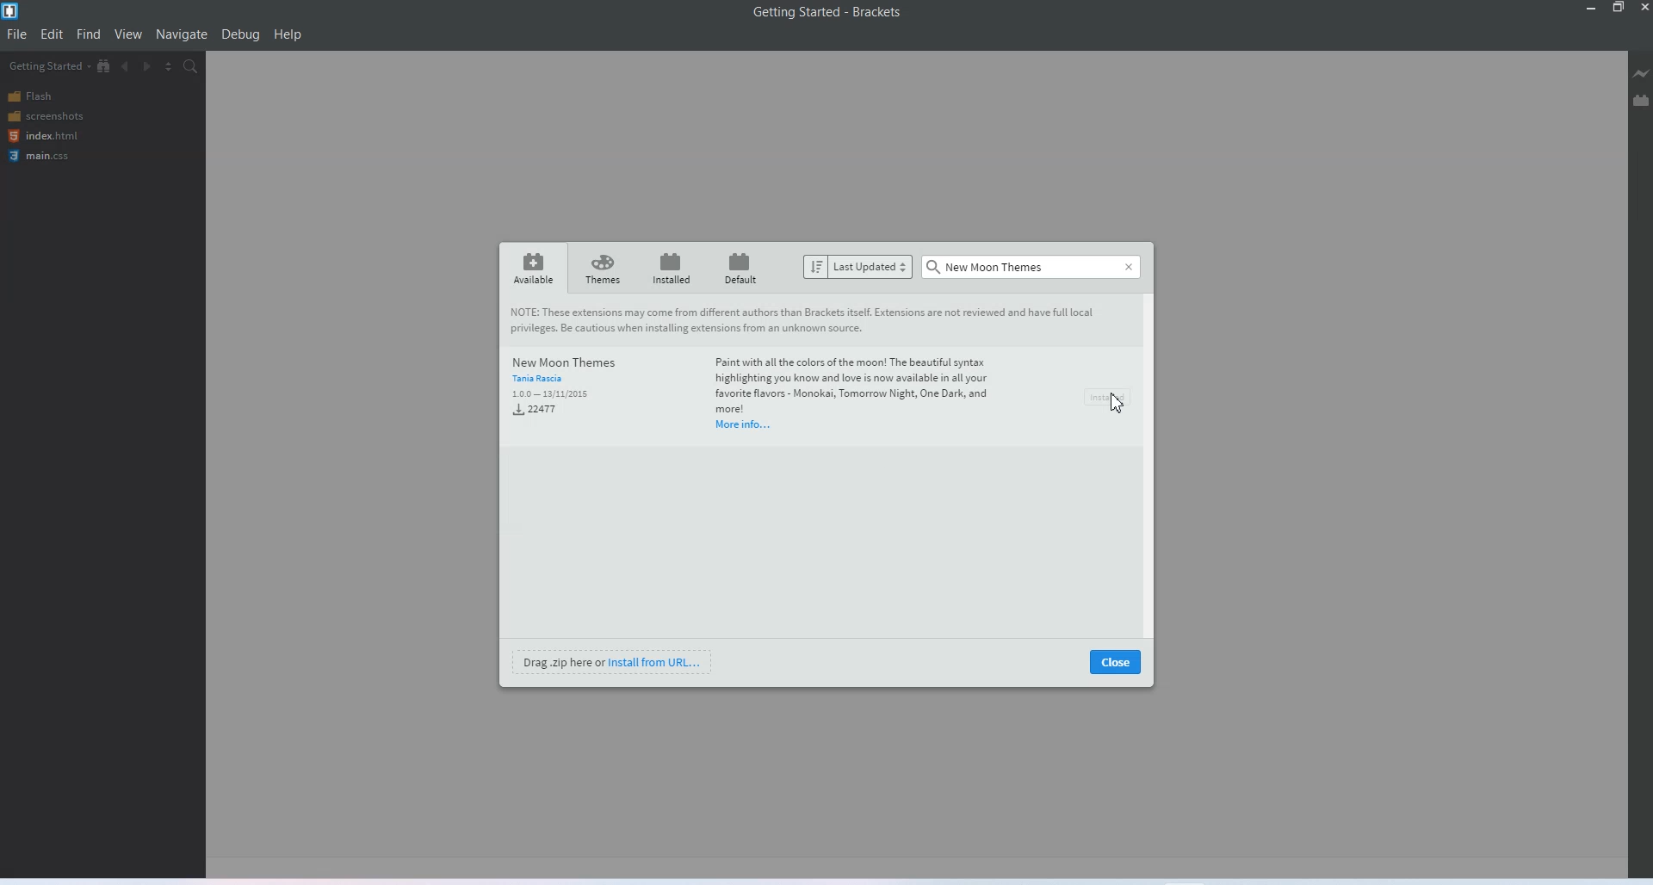  I want to click on View, so click(128, 34).